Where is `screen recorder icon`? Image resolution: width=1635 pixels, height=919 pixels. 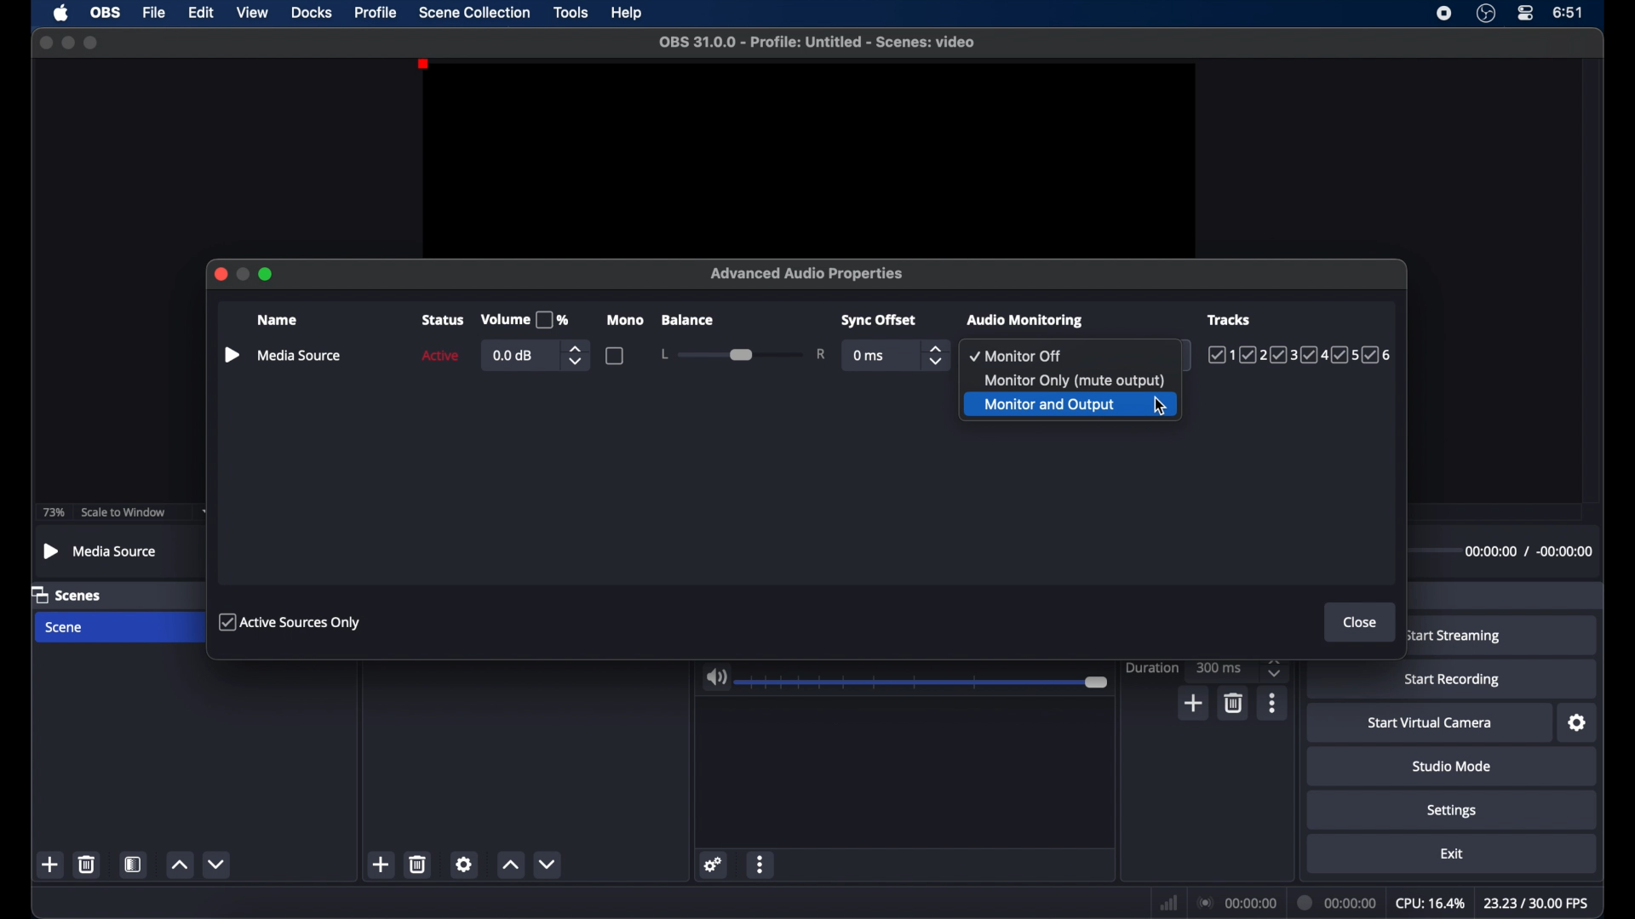
screen recorder icon is located at coordinates (1444, 13).